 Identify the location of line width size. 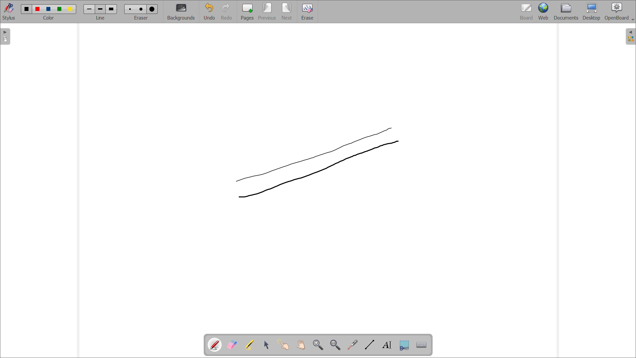
(111, 9).